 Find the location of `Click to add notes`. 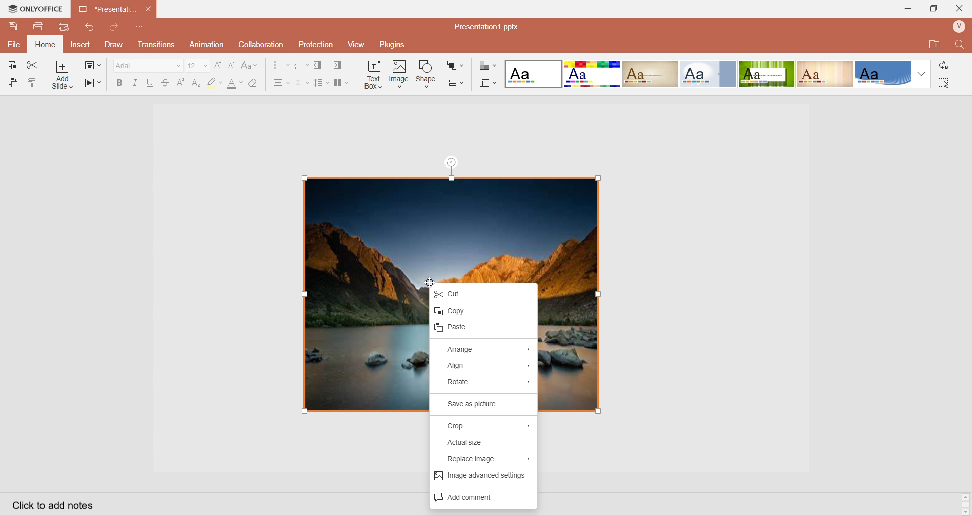

Click to add notes is located at coordinates (50, 505).